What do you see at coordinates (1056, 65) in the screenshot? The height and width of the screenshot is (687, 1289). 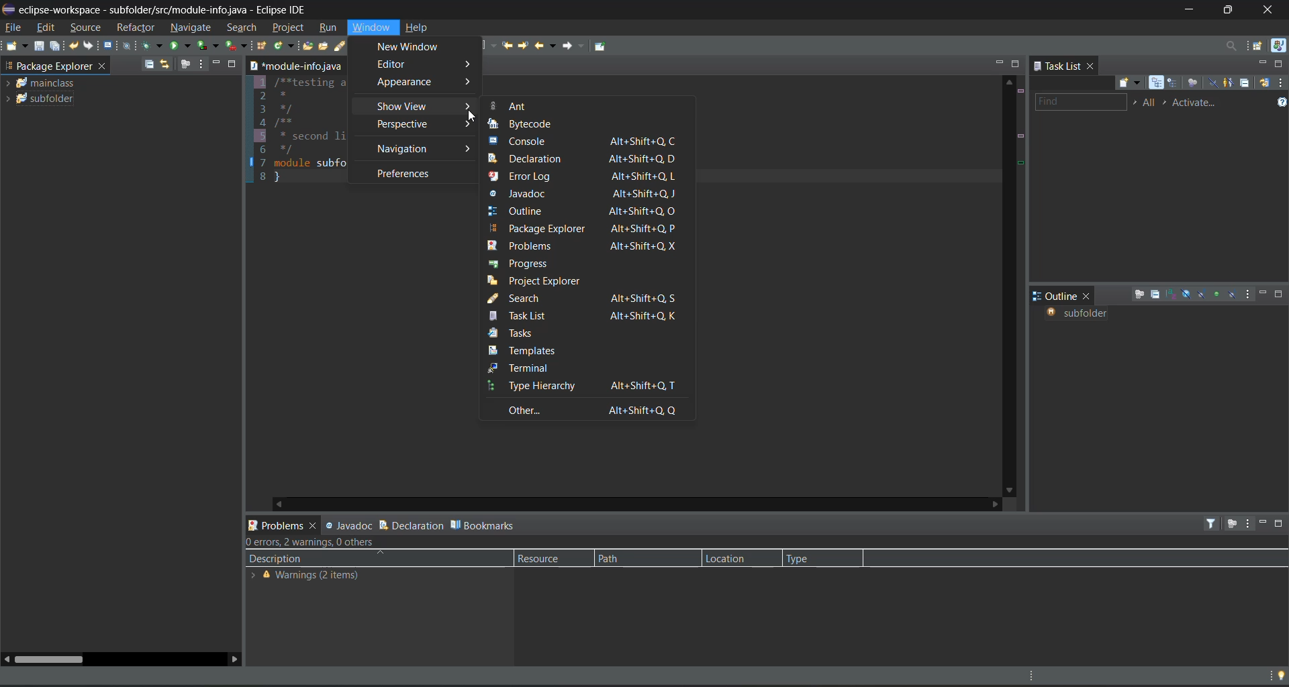 I see `task list` at bounding box center [1056, 65].